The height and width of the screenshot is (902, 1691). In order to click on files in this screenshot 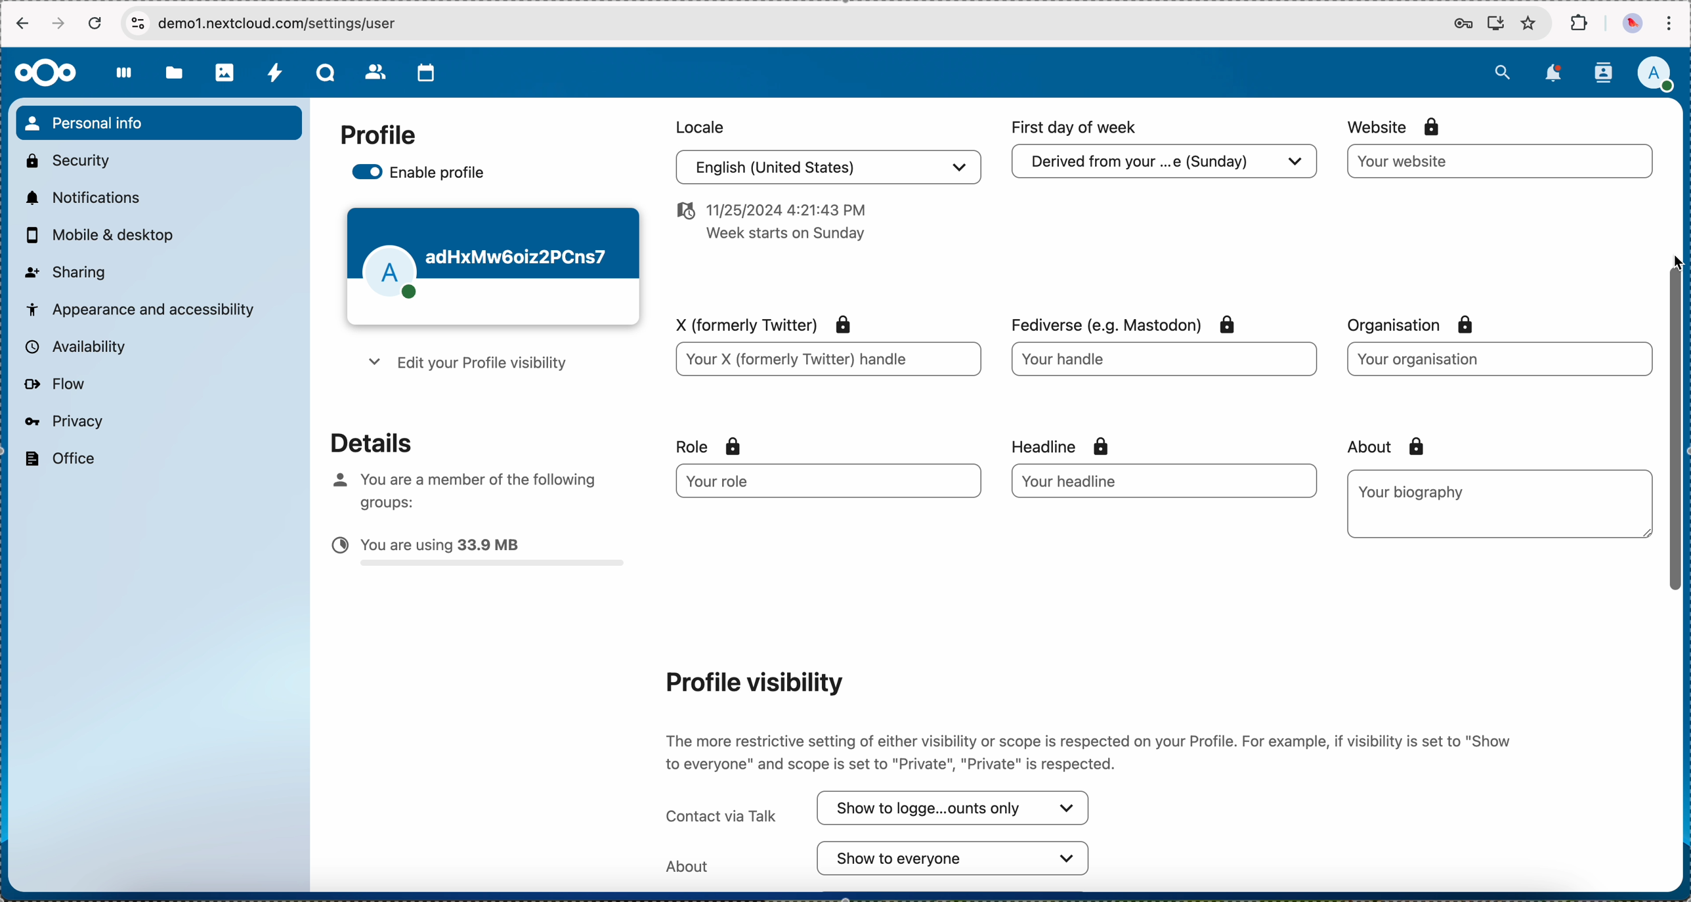, I will do `click(174, 75)`.